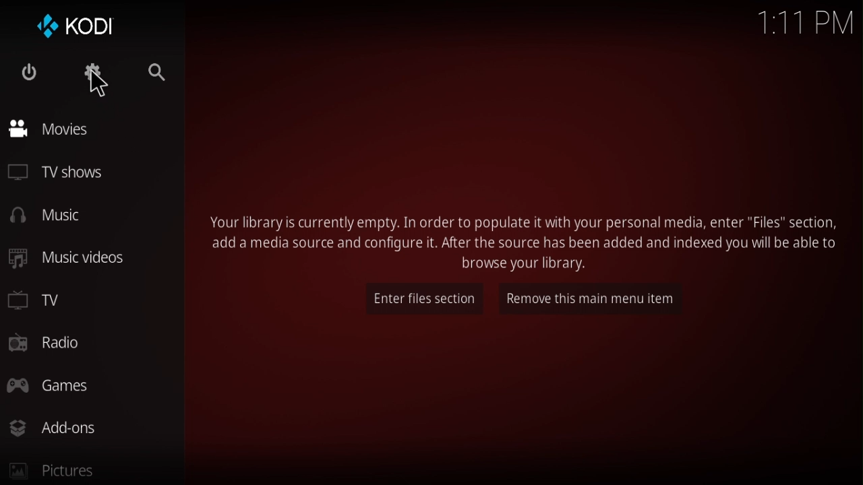  What do you see at coordinates (54, 130) in the screenshot?
I see `movies` at bounding box center [54, 130].